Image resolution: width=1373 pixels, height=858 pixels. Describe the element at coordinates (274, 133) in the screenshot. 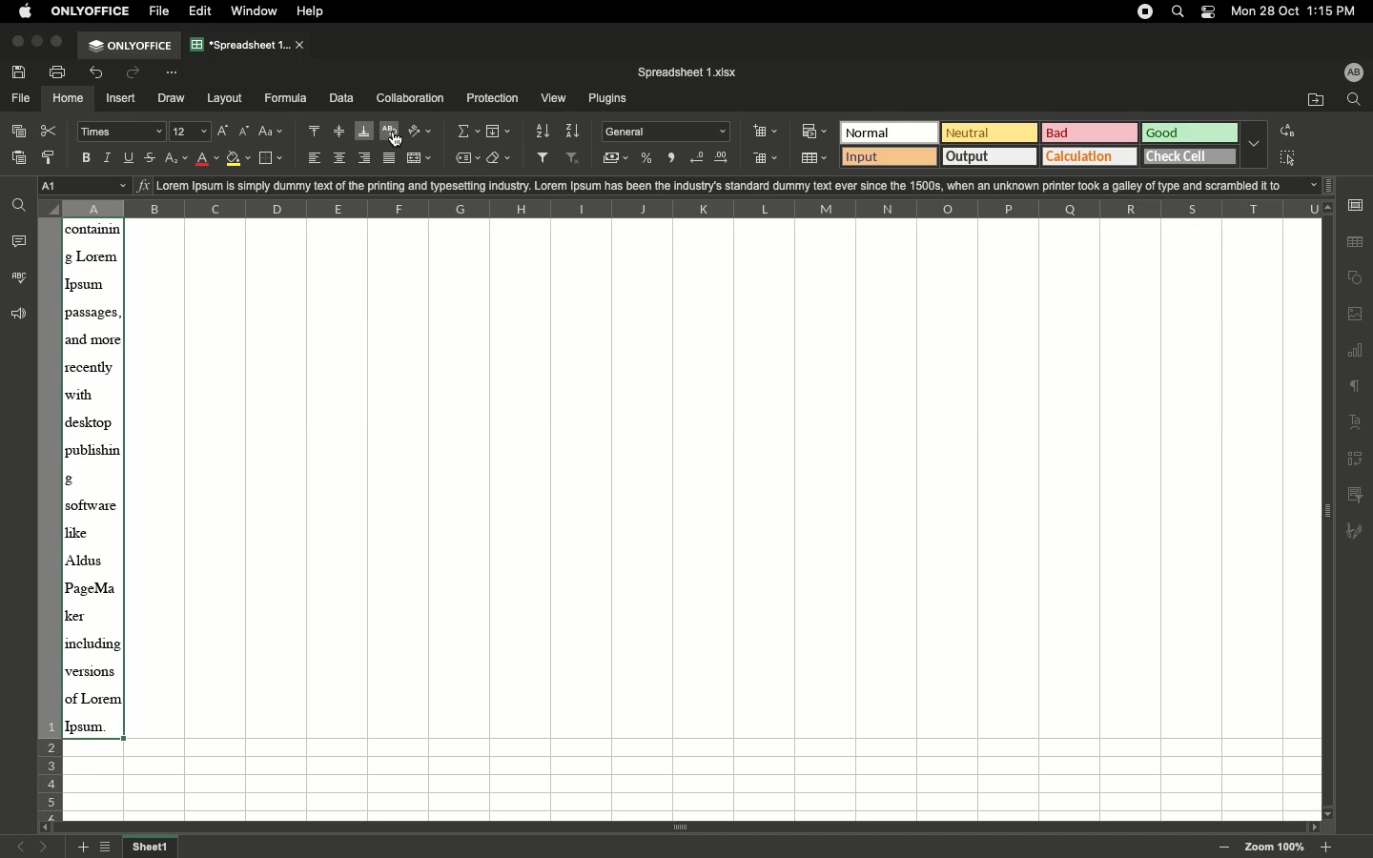

I see `Change case` at that location.